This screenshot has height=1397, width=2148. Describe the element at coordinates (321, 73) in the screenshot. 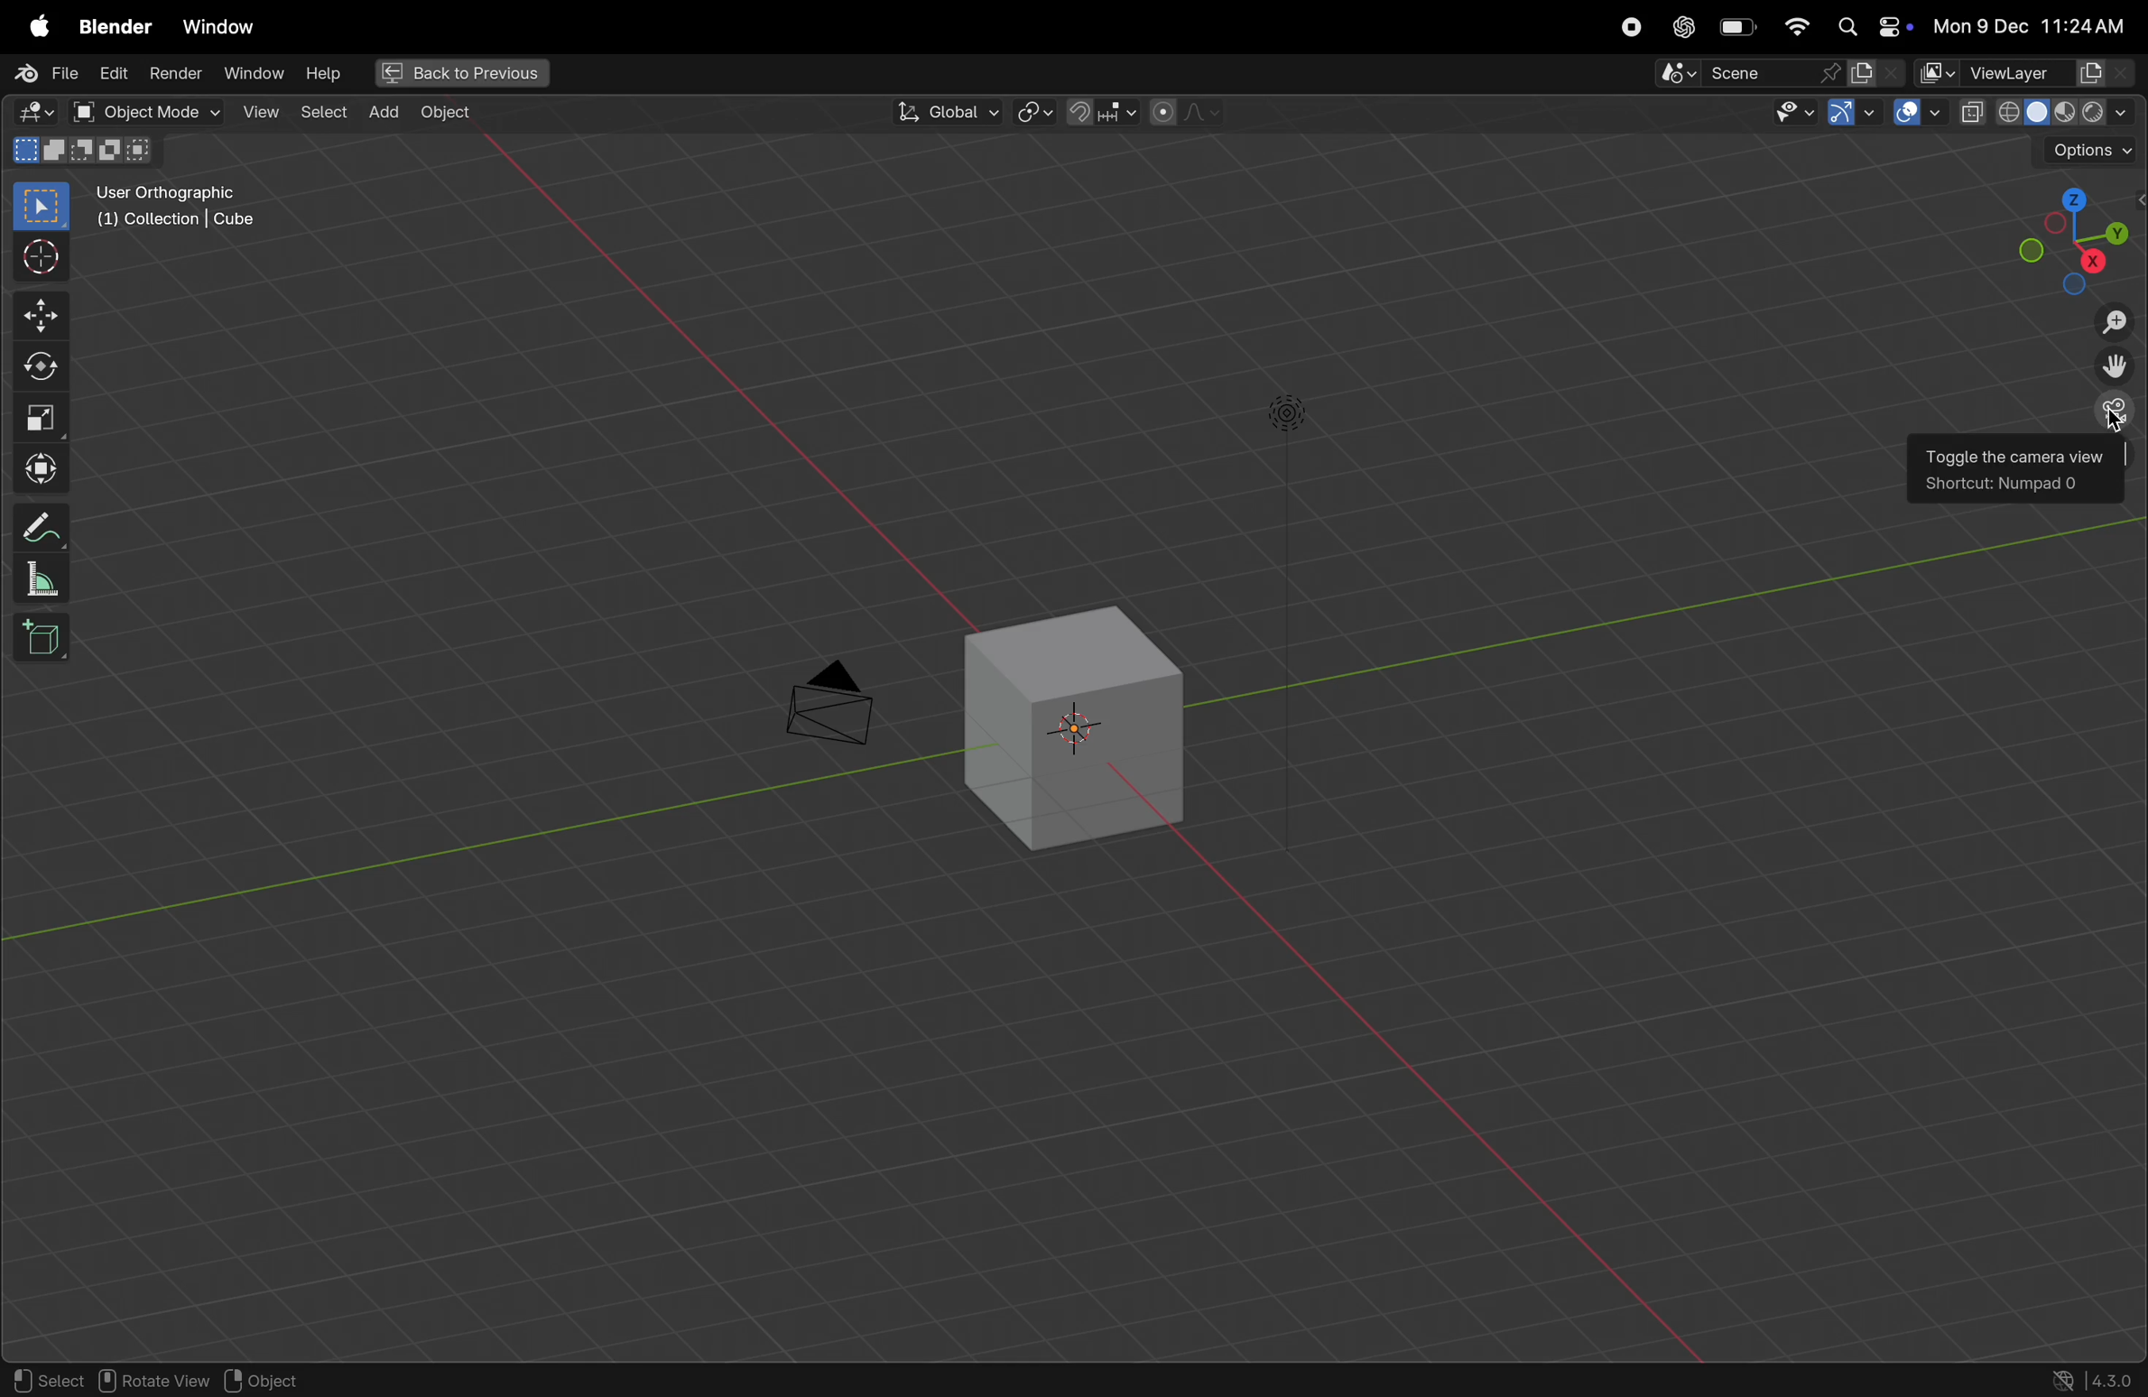

I see `help` at that location.